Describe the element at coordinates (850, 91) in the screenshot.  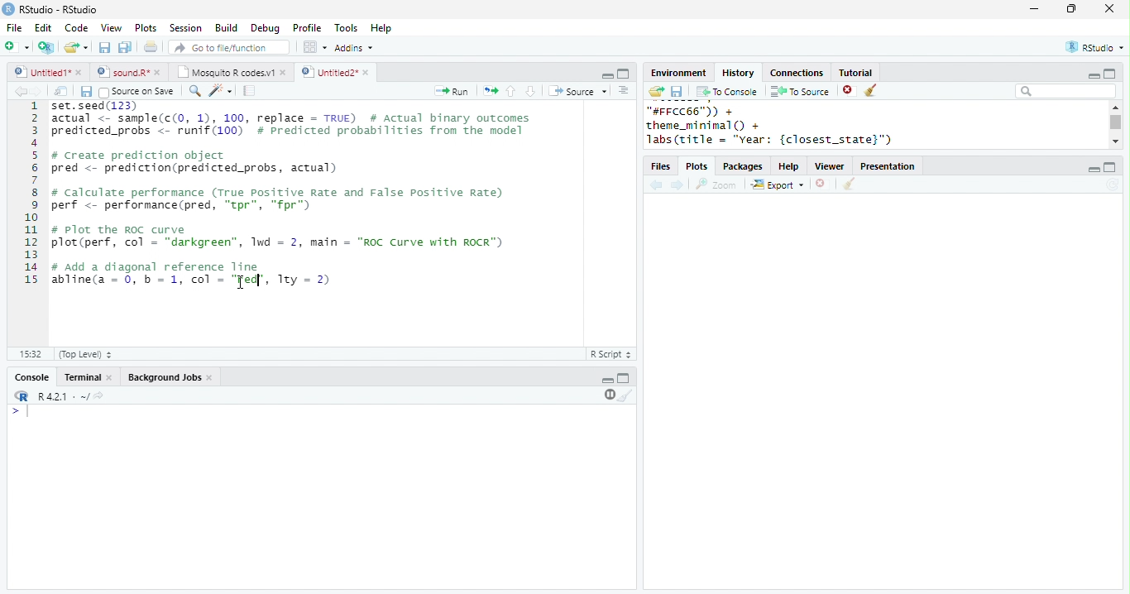
I see `close file` at that location.